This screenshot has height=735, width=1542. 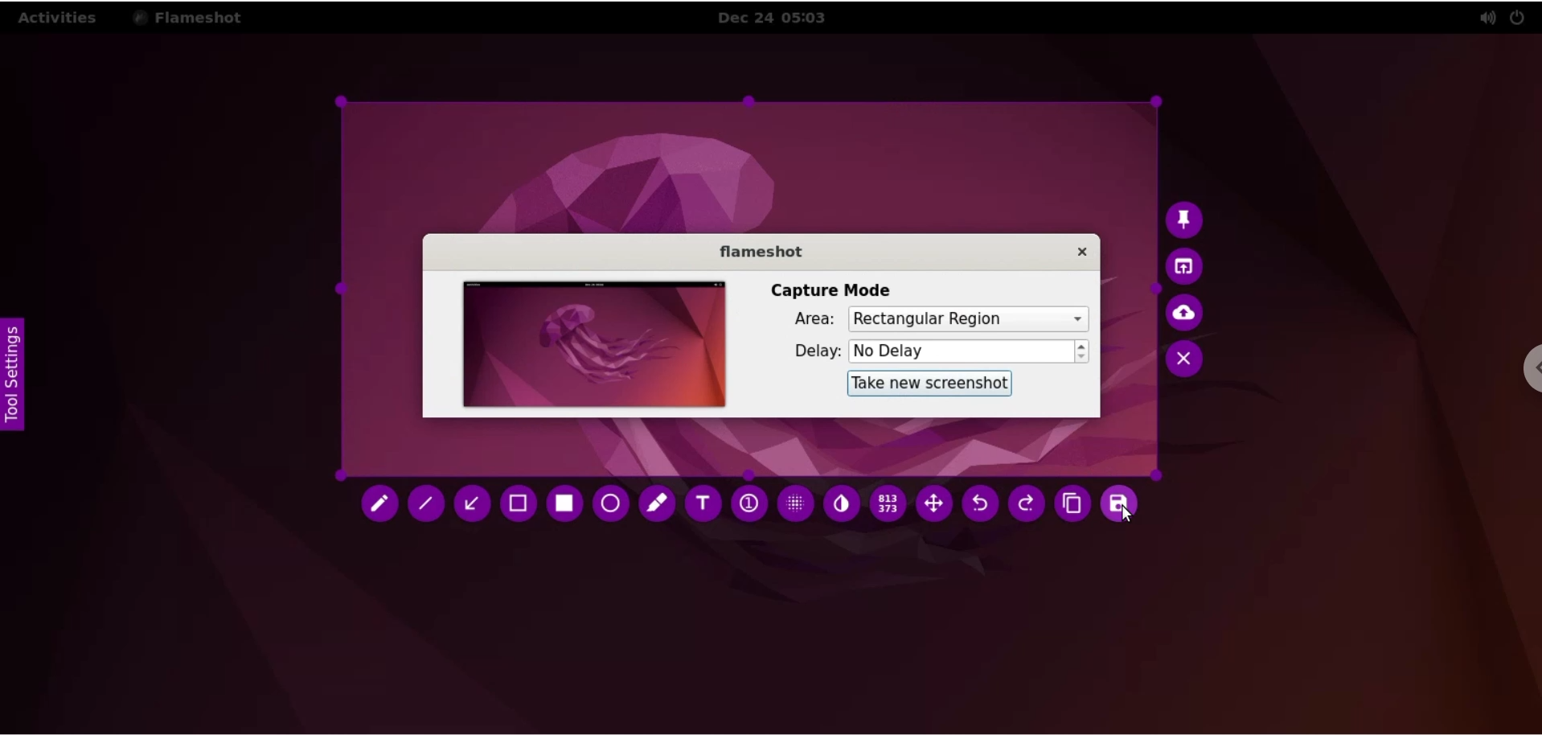 What do you see at coordinates (748, 507) in the screenshot?
I see `auto increment` at bounding box center [748, 507].